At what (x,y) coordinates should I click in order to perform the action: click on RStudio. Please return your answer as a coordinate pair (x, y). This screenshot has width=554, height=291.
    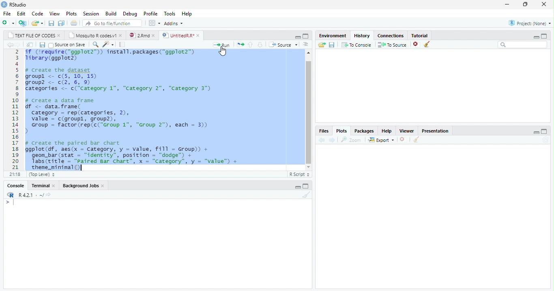
    Looking at the image, I should click on (19, 4).